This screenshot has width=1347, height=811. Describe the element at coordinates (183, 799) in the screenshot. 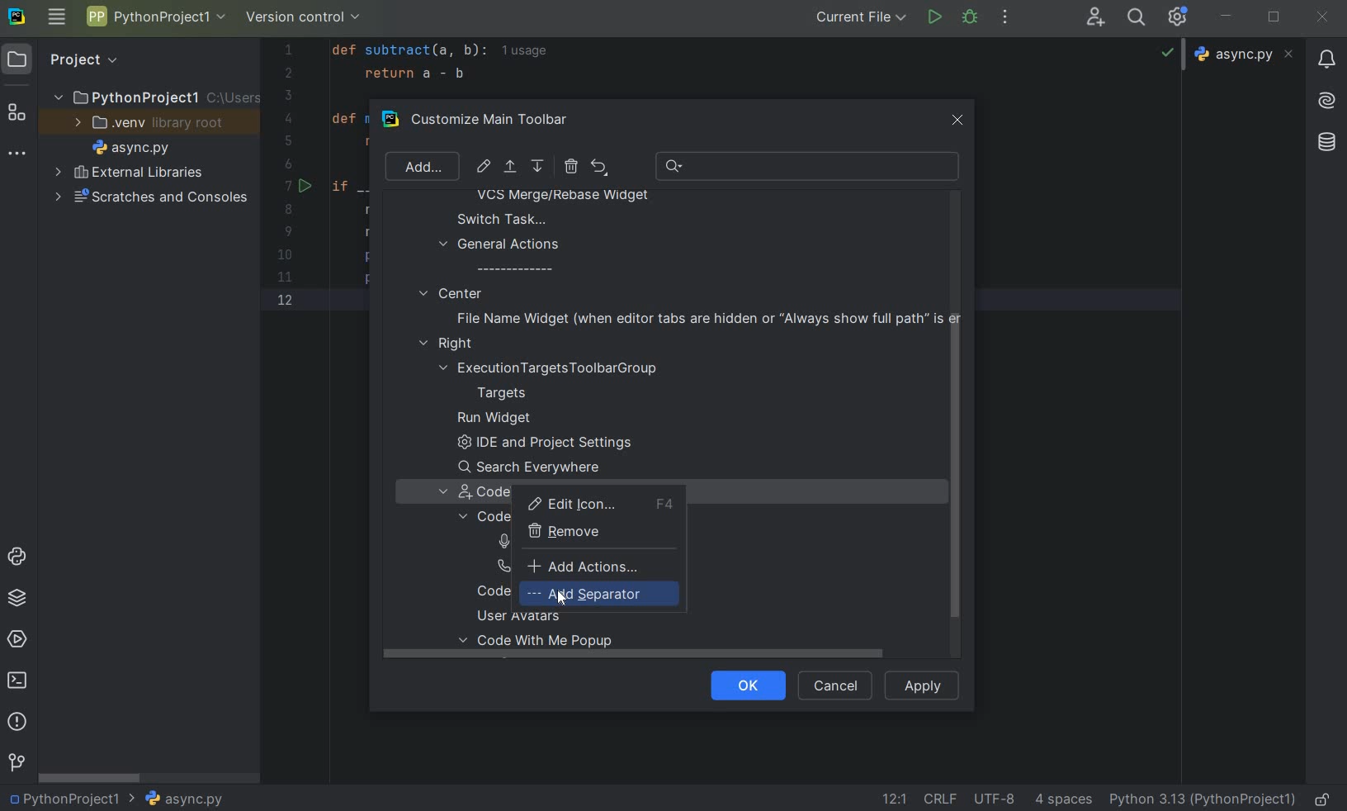

I see `FILE NAME` at that location.